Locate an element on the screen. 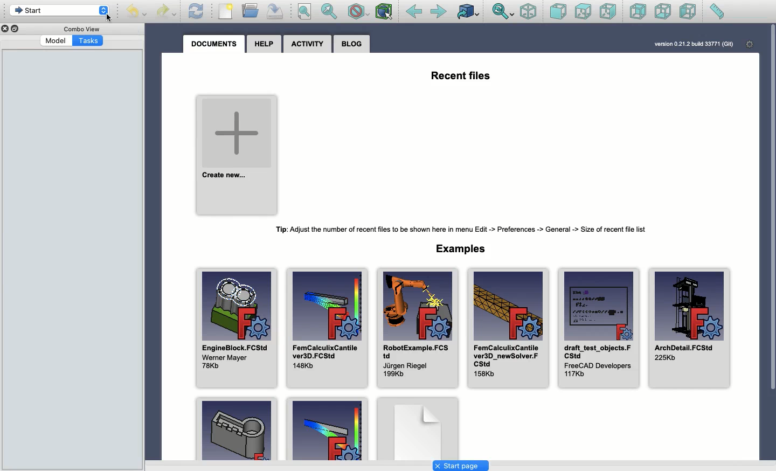  Duplicate is located at coordinates (17, 29).